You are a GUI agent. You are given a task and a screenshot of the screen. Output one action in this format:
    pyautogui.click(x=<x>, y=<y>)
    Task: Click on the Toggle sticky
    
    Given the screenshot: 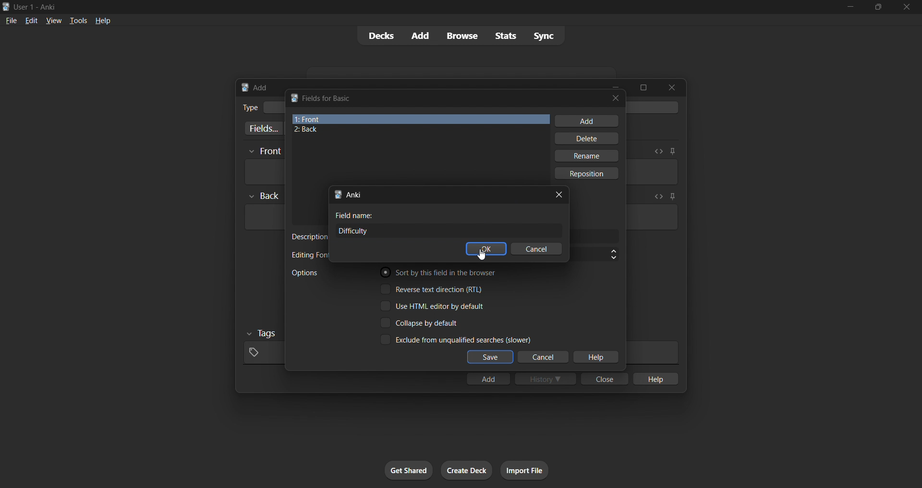 What is the action you would take?
    pyautogui.click(x=672, y=151)
    